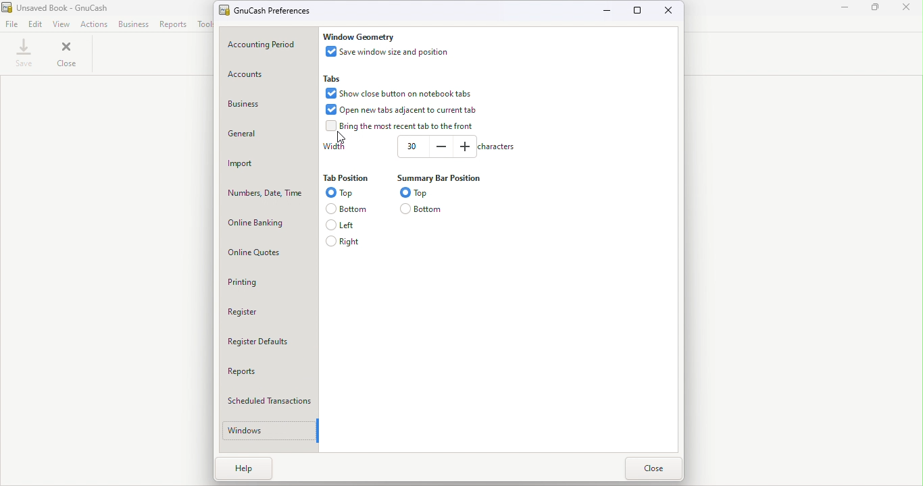 Image resolution: width=923 pixels, height=486 pixels. What do you see at coordinates (267, 45) in the screenshot?
I see `Accounting period` at bounding box center [267, 45].